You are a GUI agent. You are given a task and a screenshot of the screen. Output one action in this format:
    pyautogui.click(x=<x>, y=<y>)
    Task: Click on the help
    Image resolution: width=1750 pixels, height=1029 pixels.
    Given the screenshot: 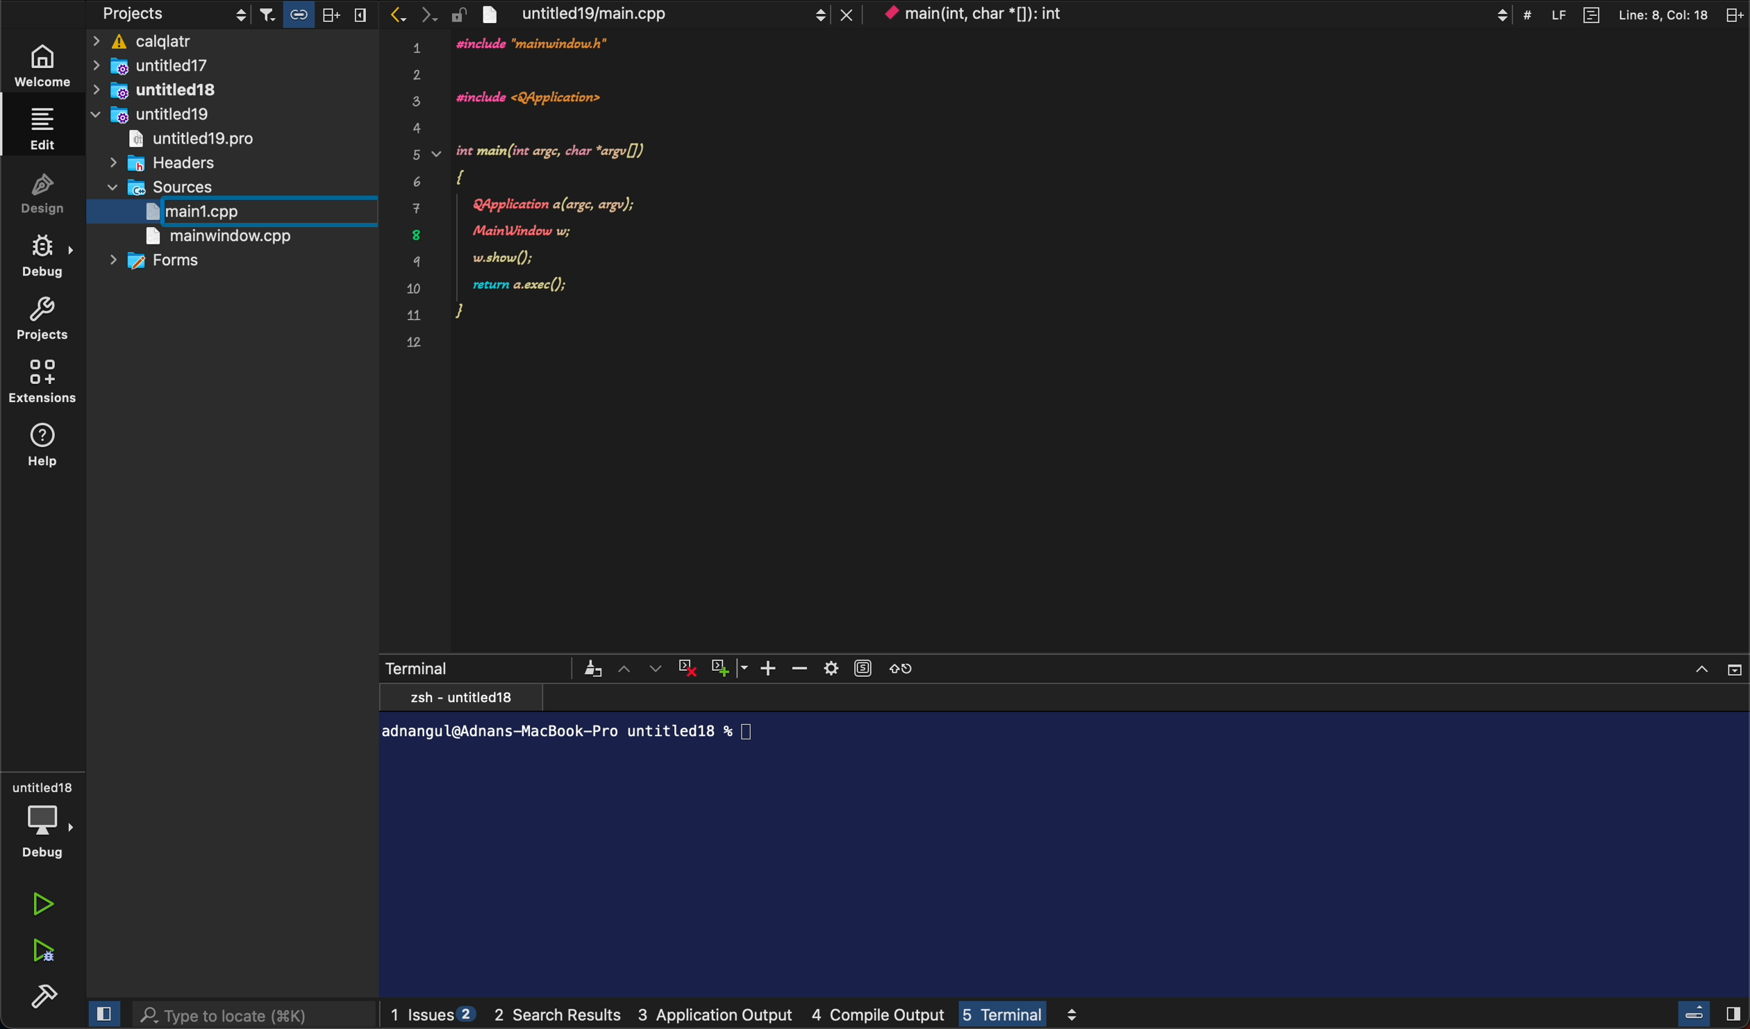 What is the action you would take?
    pyautogui.click(x=51, y=449)
    